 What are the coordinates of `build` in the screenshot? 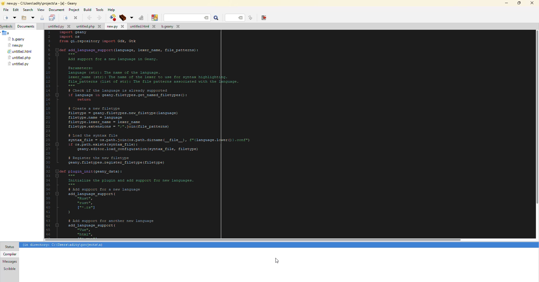 It's located at (87, 10).